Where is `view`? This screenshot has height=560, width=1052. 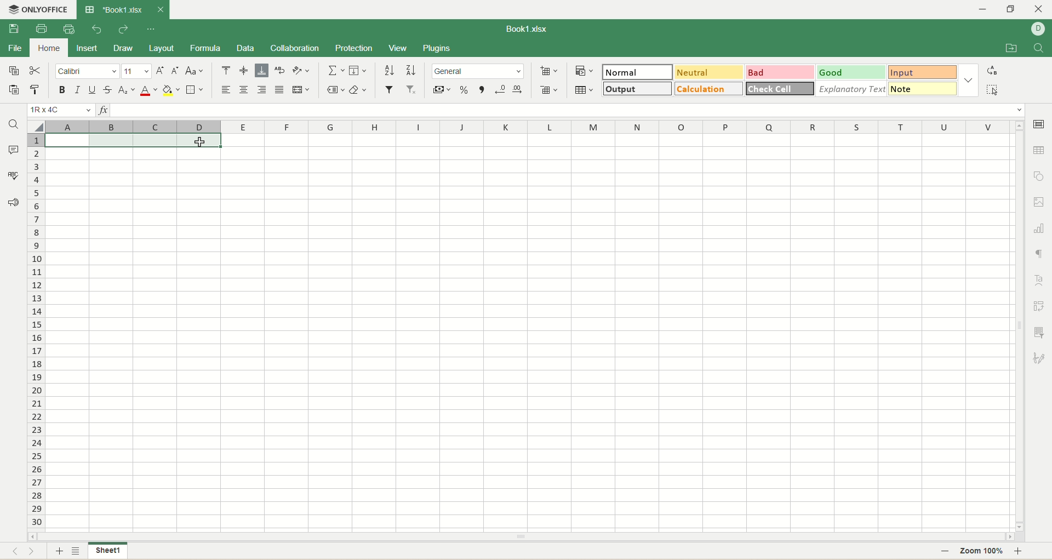
view is located at coordinates (398, 48).